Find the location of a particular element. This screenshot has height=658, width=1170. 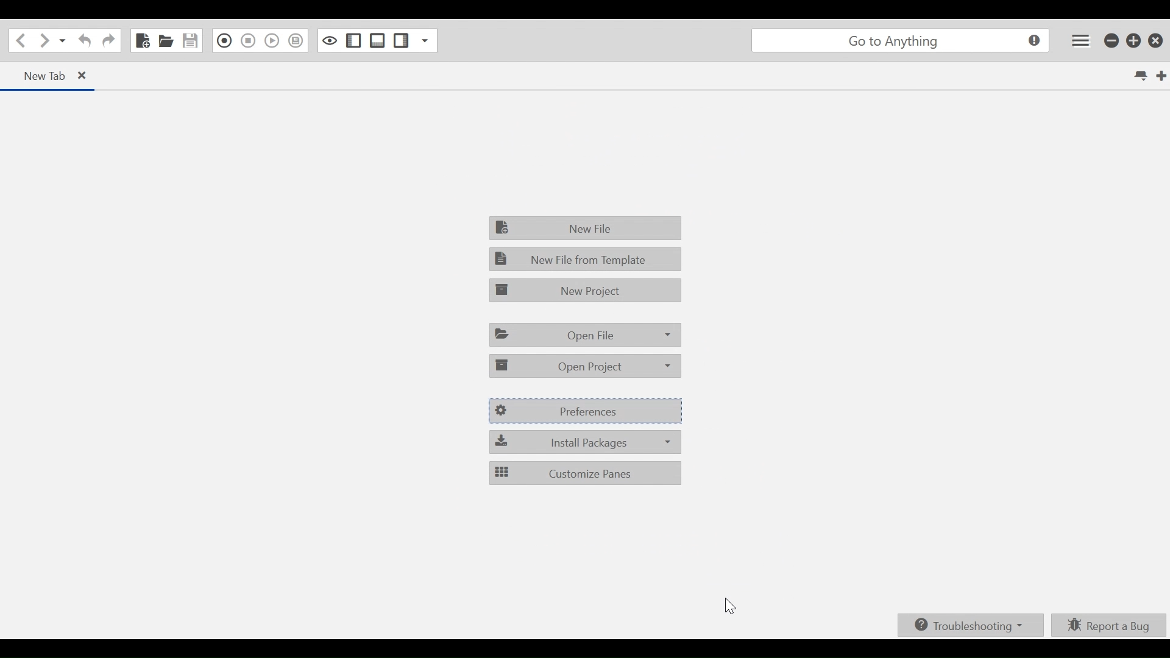

New Project  is located at coordinates (584, 289).